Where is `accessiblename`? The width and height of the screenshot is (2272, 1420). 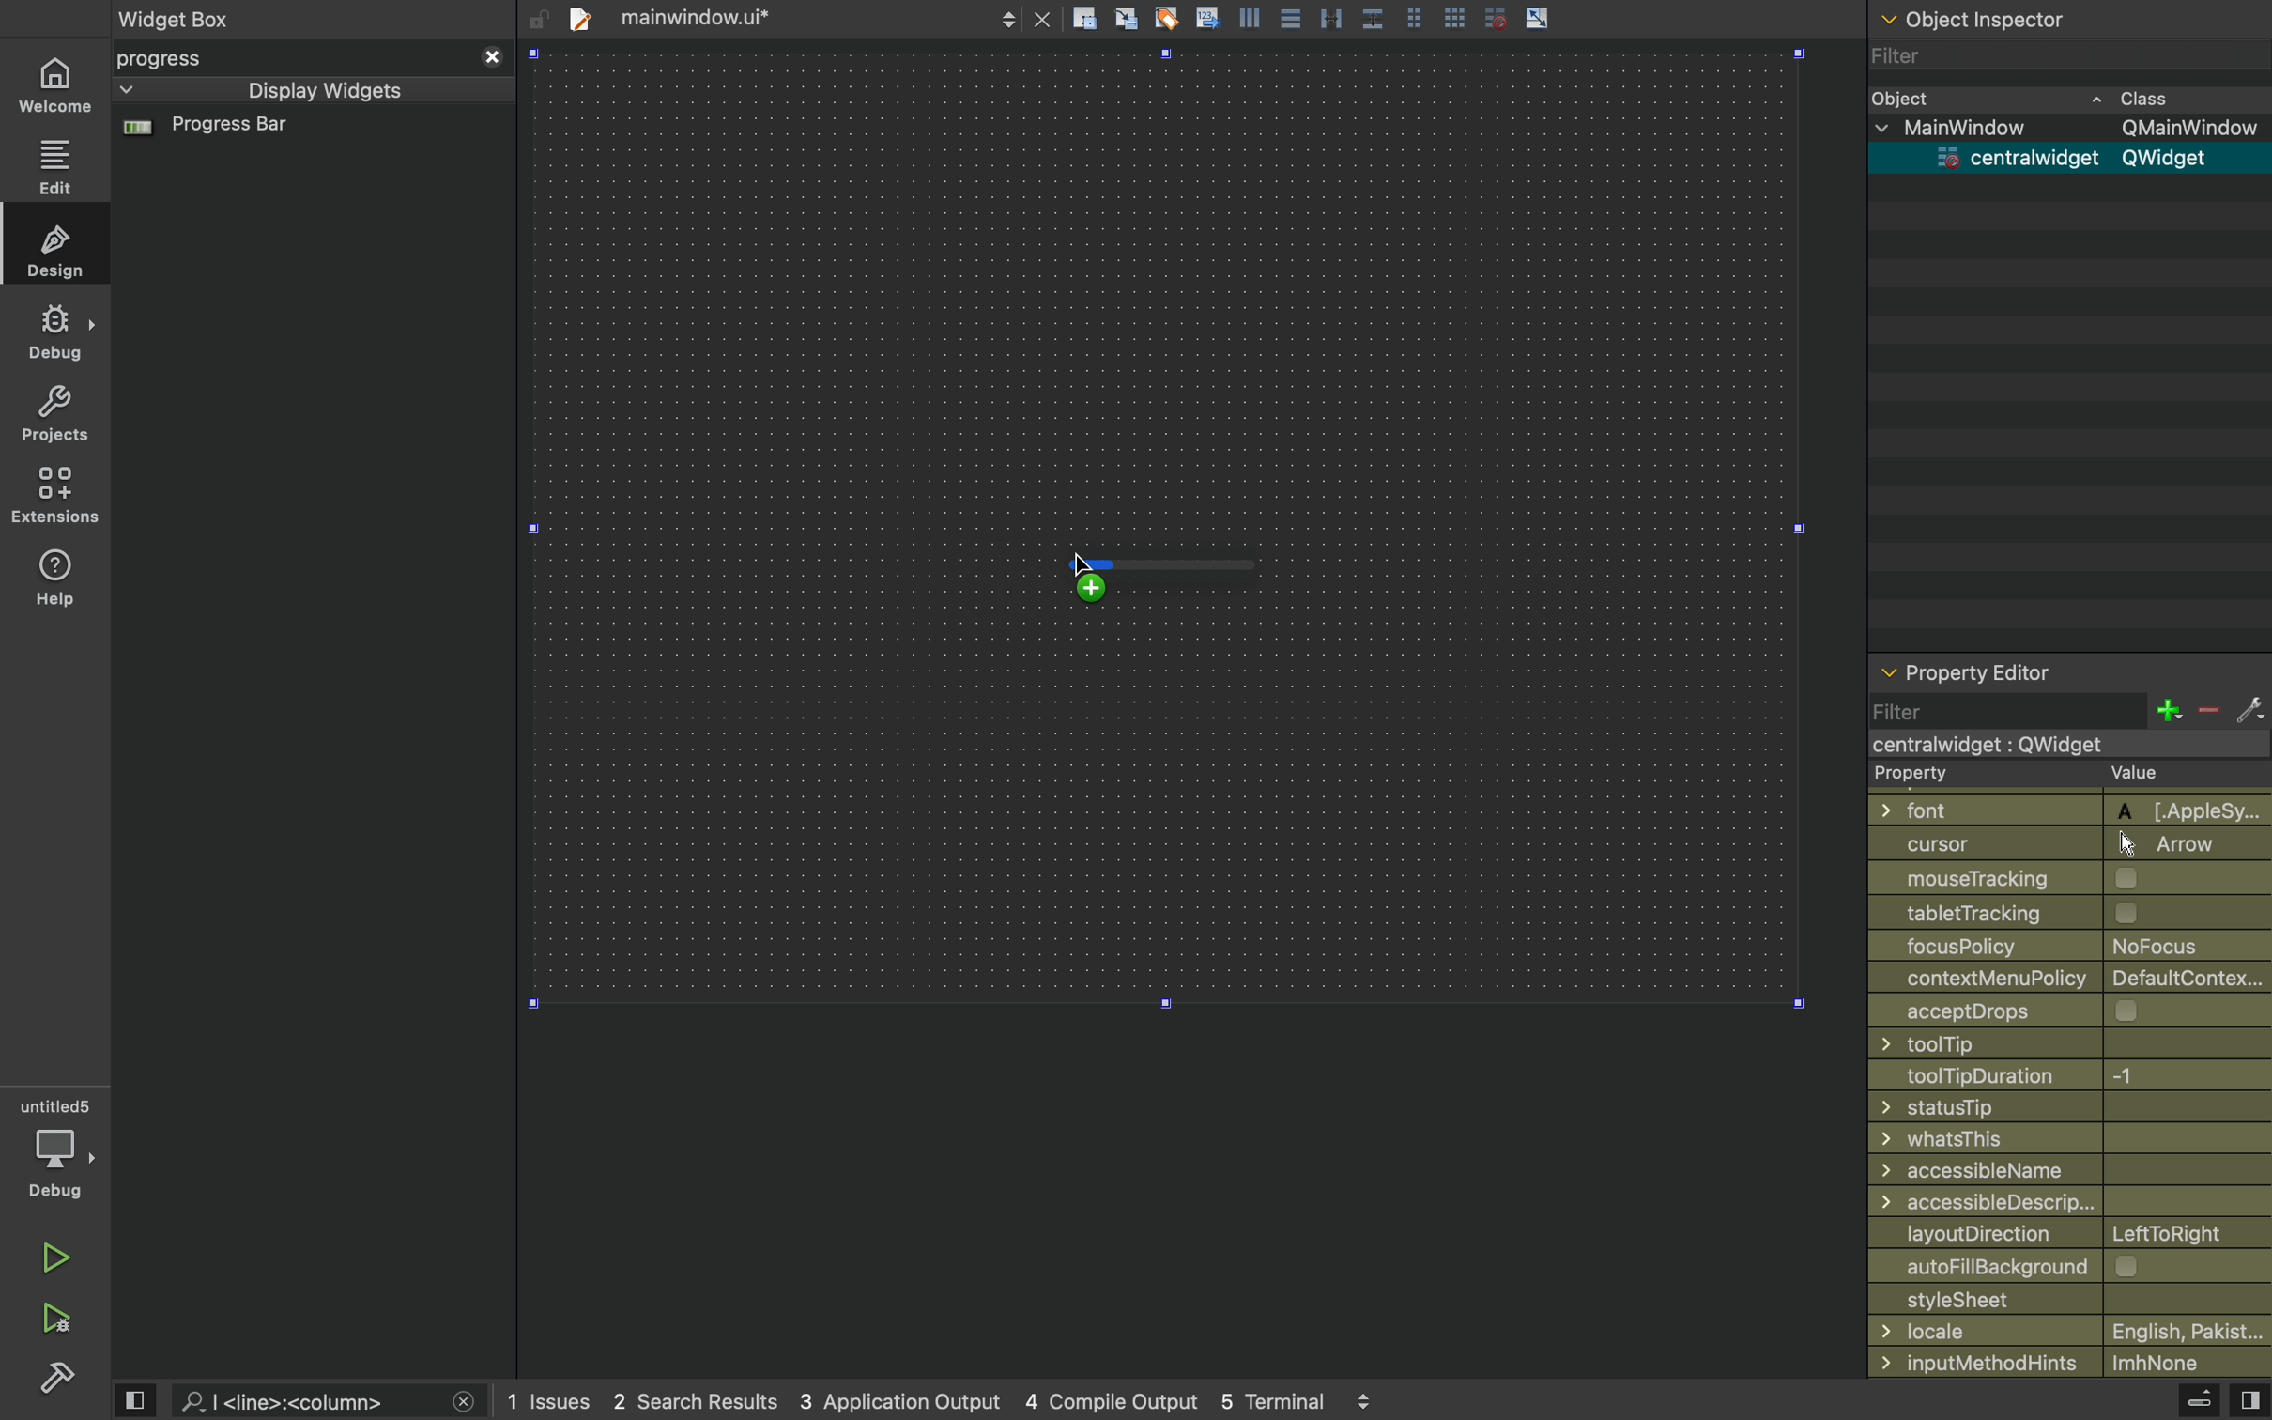
accessiblename is located at coordinates (2064, 1170).